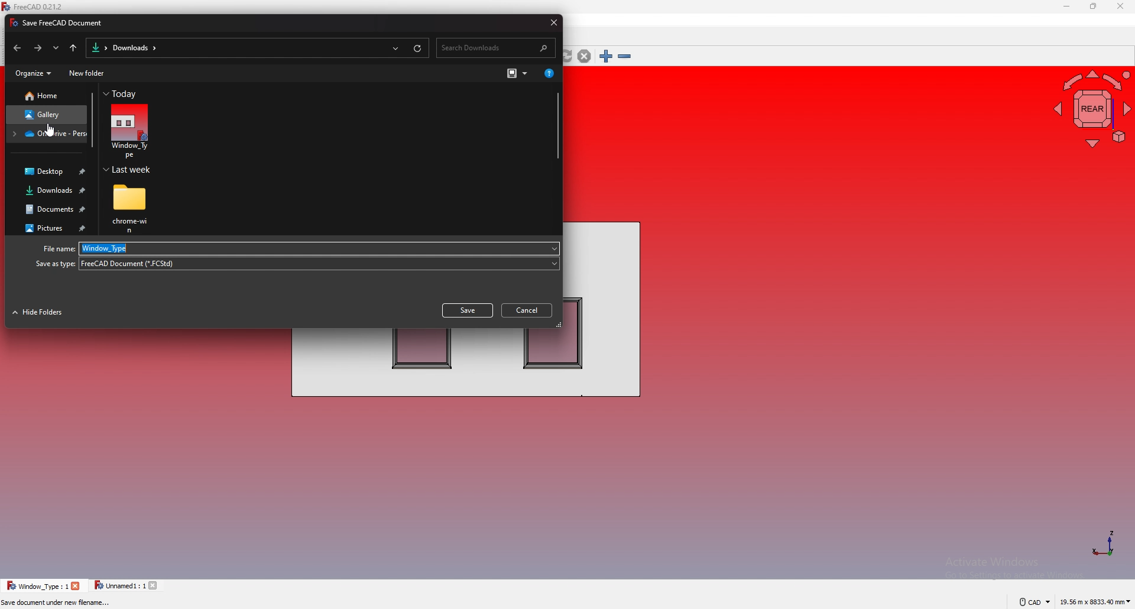 Image resolution: width=1135 pixels, height=609 pixels. What do you see at coordinates (319, 264) in the screenshot?
I see `FreeCAD Document (*.FCStd)` at bounding box center [319, 264].